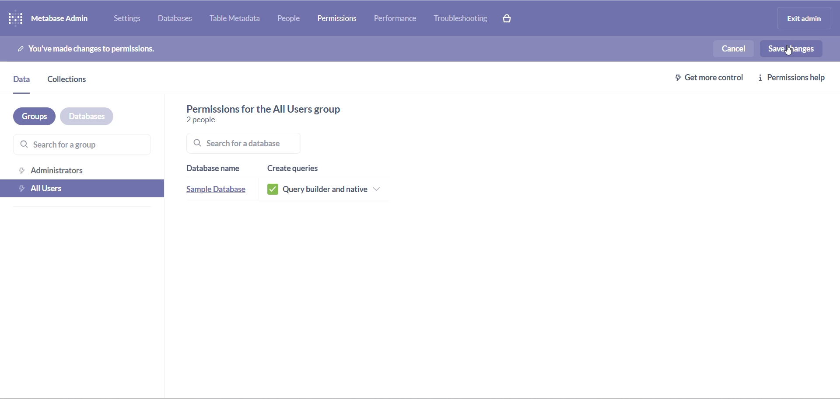 This screenshot has width=840, height=399. Describe the element at coordinates (128, 18) in the screenshot. I see `settings` at that location.